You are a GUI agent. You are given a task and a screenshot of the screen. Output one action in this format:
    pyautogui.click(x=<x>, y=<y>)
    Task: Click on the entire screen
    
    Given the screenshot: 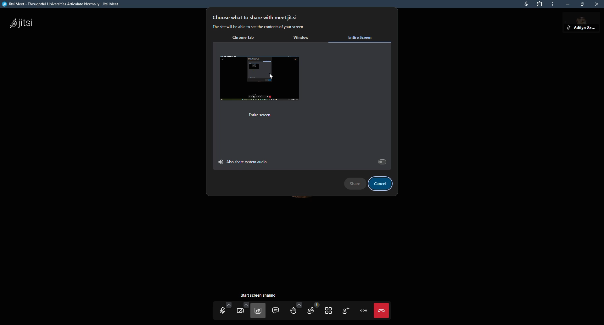 What is the action you would take?
    pyautogui.click(x=262, y=115)
    